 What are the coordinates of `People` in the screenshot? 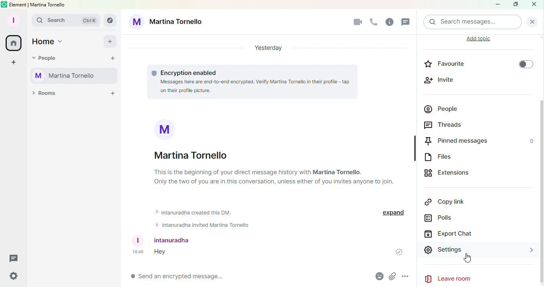 It's located at (457, 108).